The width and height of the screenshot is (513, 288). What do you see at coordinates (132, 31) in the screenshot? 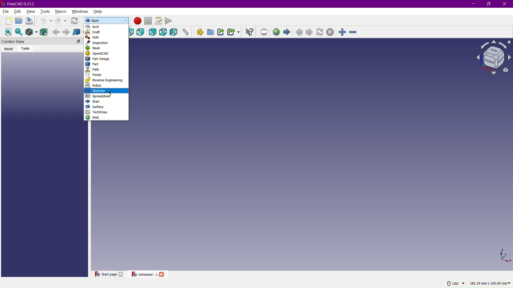
I see `Top` at bounding box center [132, 31].